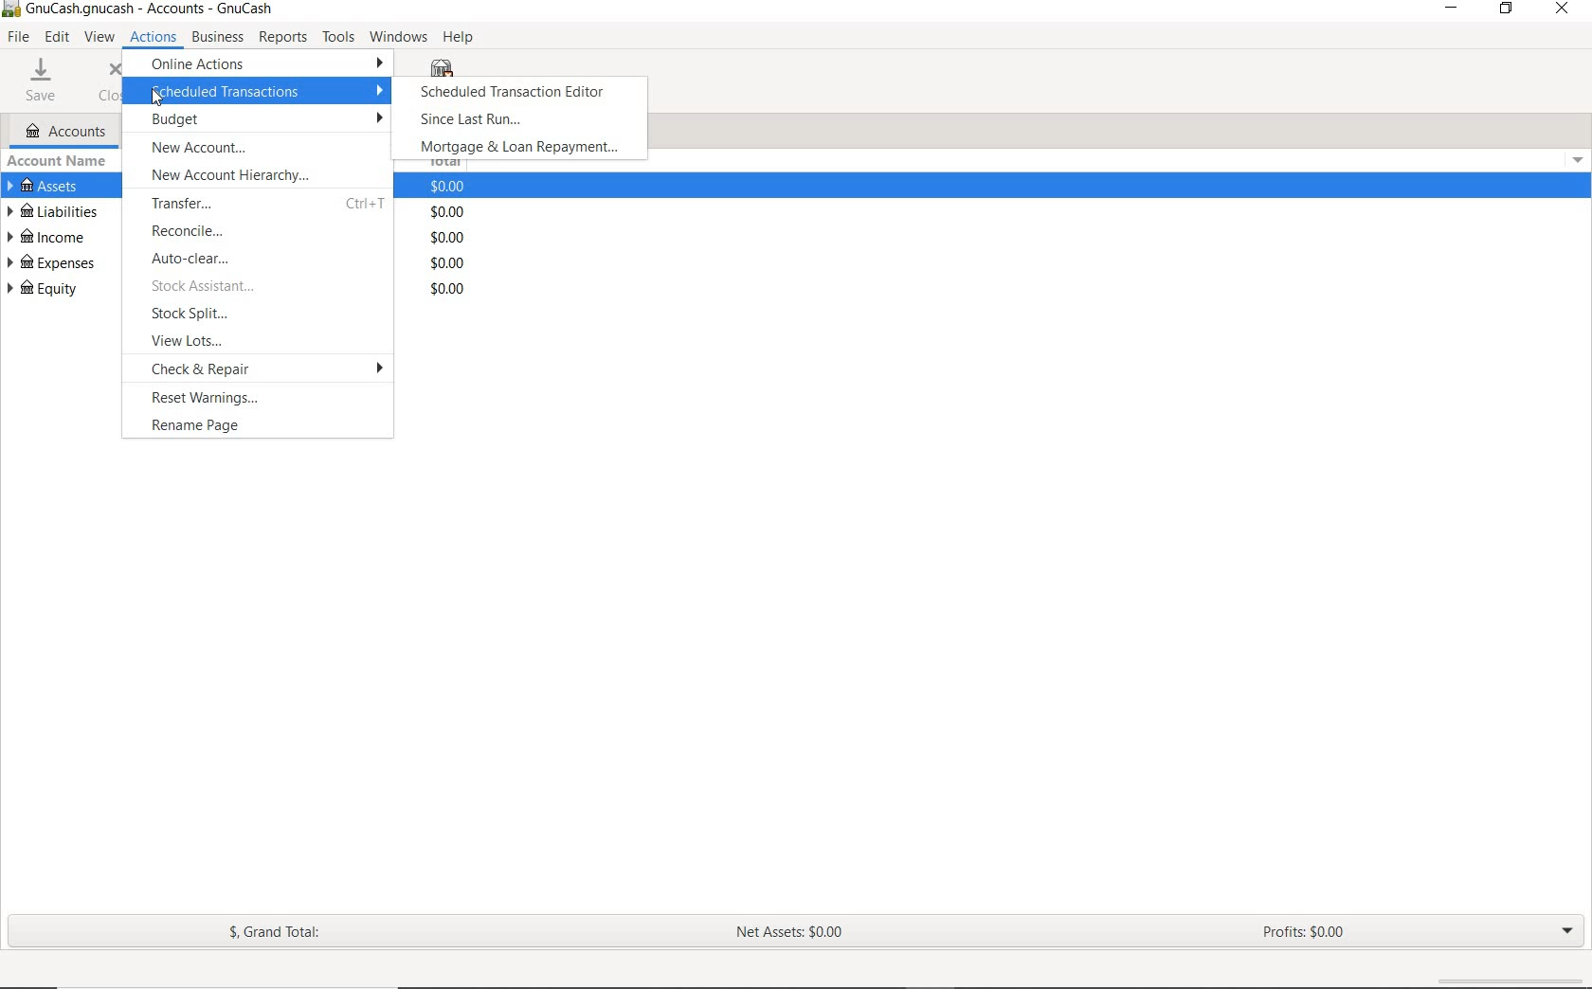 This screenshot has width=1592, height=989. What do you see at coordinates (1568, 931) in the screenshot?
I see `EXPAND` at bounding box center [1568, 931].